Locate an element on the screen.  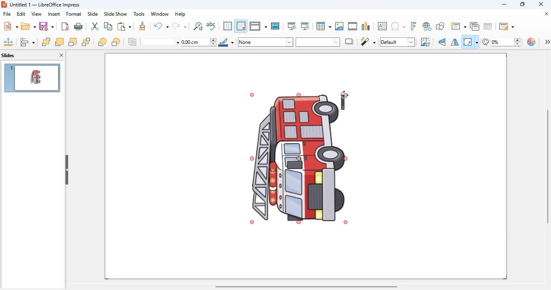
rotate cursor is located at coordinates (344, 94).